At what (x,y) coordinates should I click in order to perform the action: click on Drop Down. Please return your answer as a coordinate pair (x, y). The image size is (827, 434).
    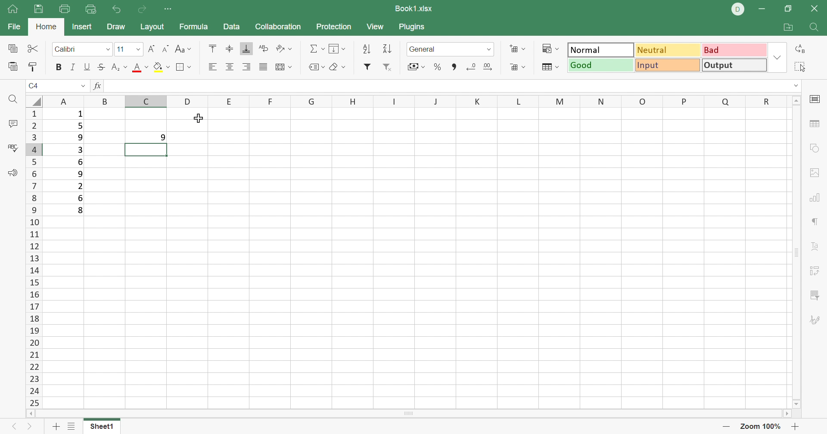
    Looking at the image, I should click on (488, 50).